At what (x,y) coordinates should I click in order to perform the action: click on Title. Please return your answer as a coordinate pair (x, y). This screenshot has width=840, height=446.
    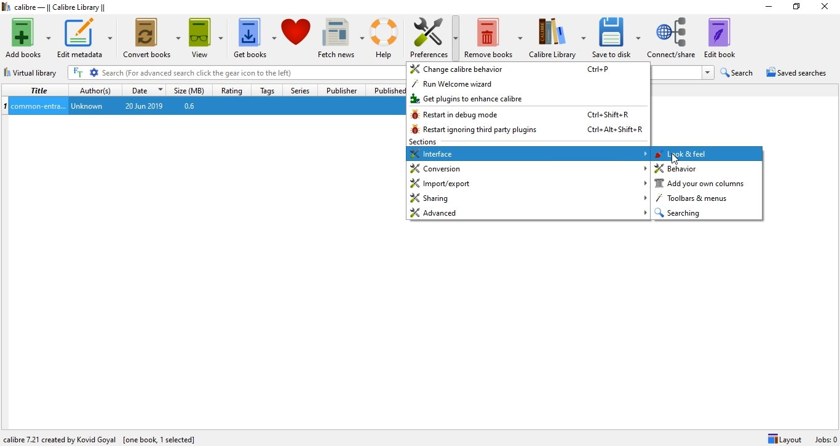
    Looking at the image, I should click on (37, 90).